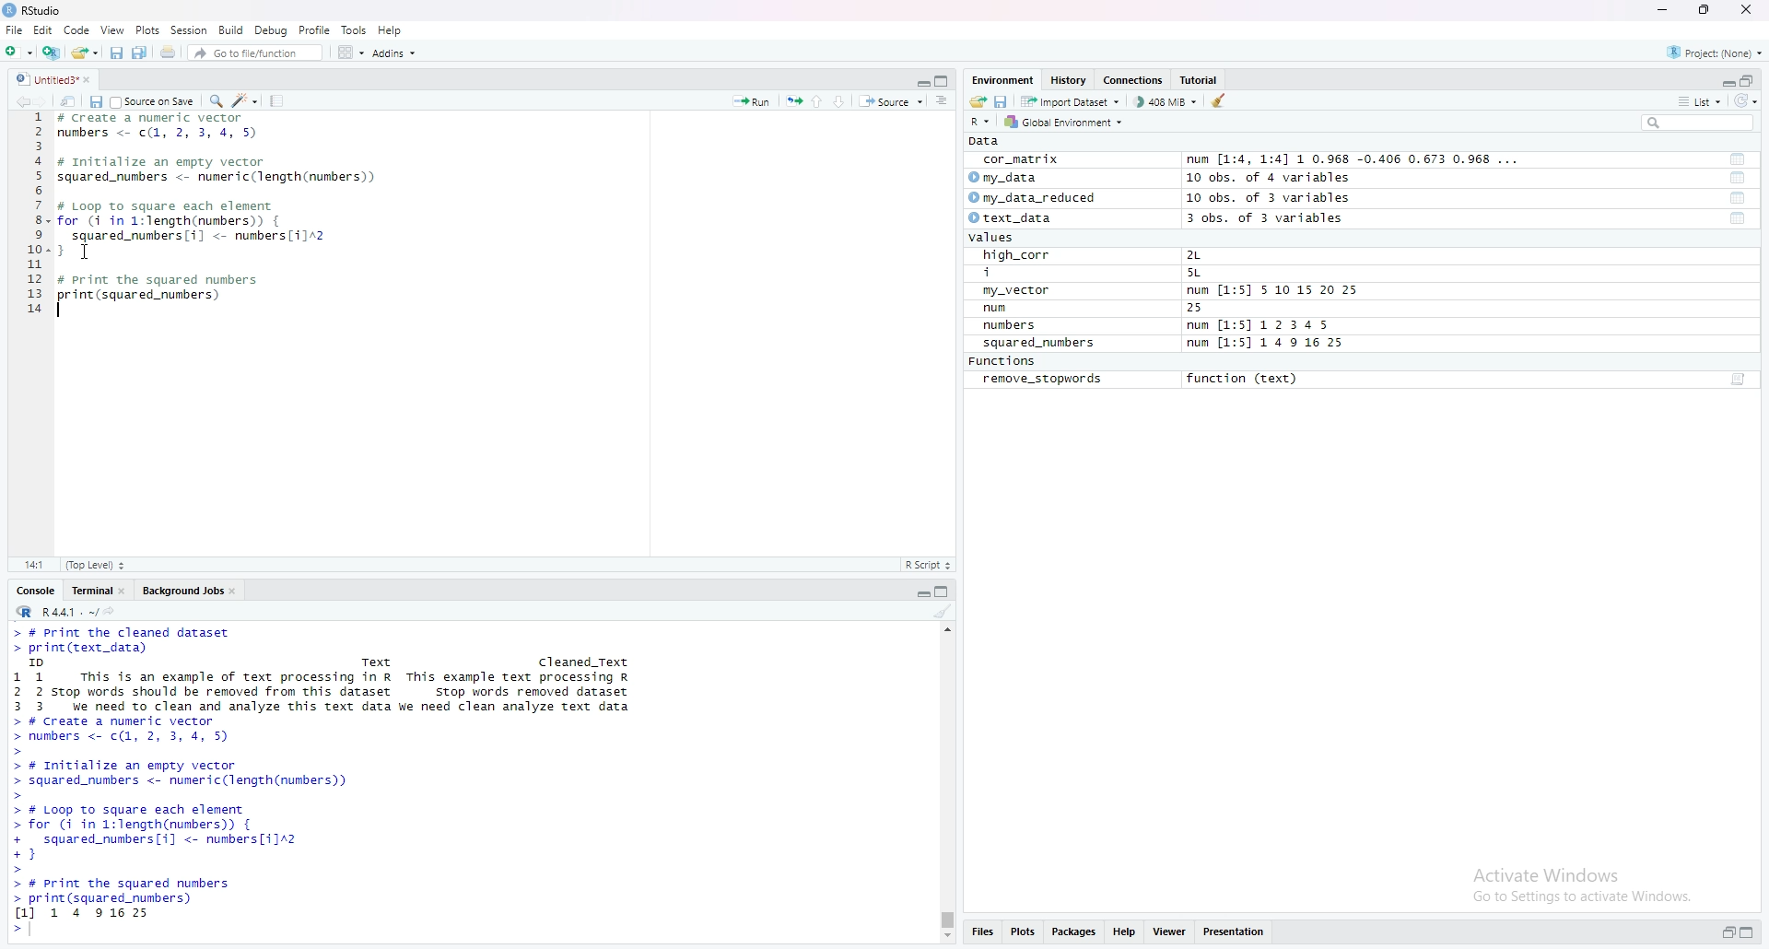 The width and height of the screenshot is (1769, 949). What do you see at coordinates (1716, 51) in the screenshot?
I see `Project: (None)` at bounding box center [1716, 51].